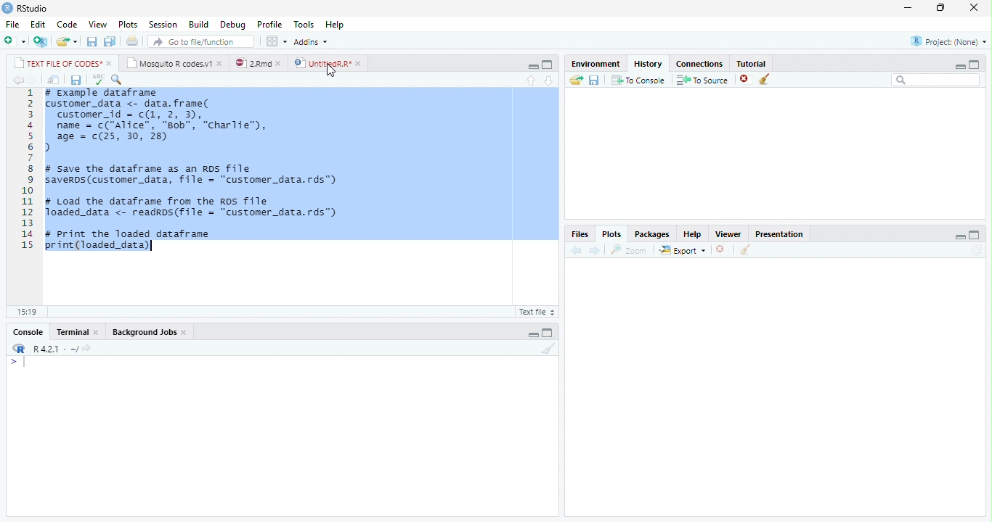 This screenshot has width=992, height=522. Describe the element at coordinates (118, 80) in the screenshot. I see `search` at that location.